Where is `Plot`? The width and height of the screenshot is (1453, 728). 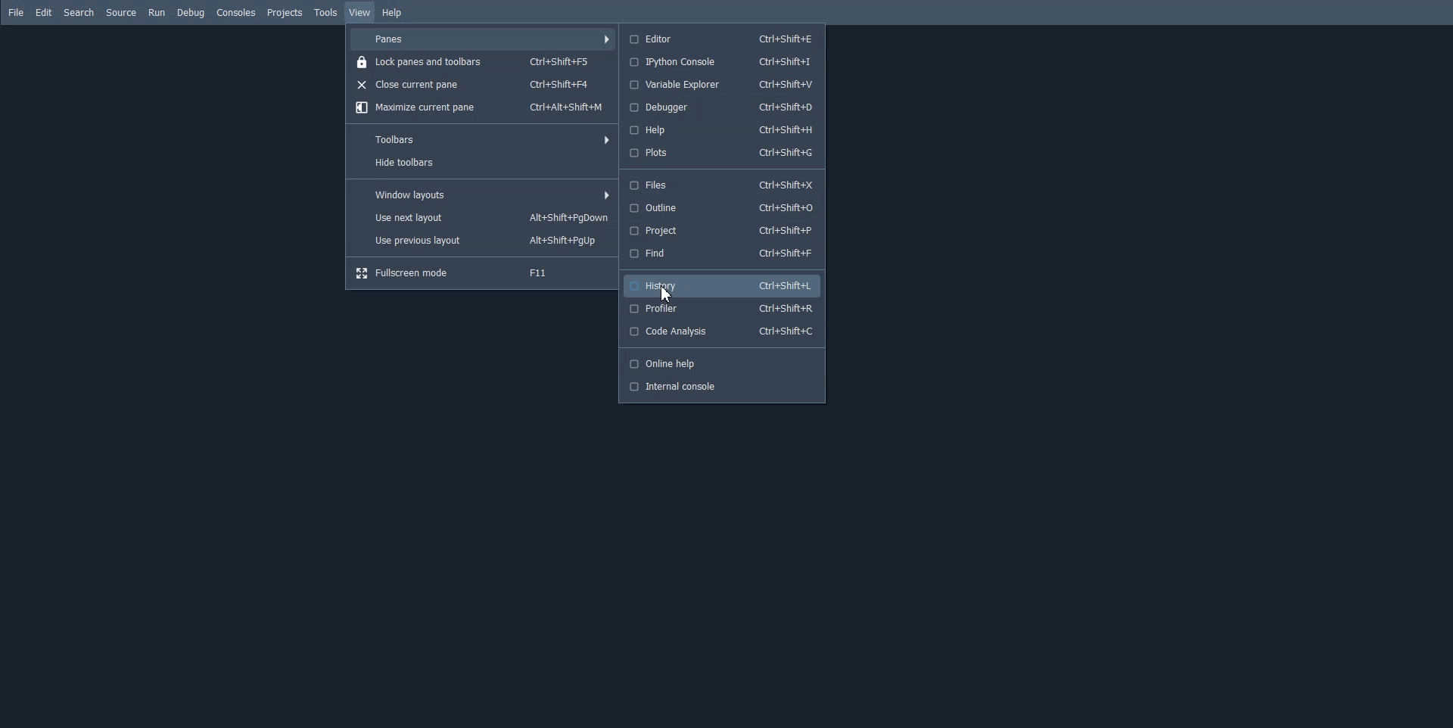
Plot is located at coordinates (720, 154).